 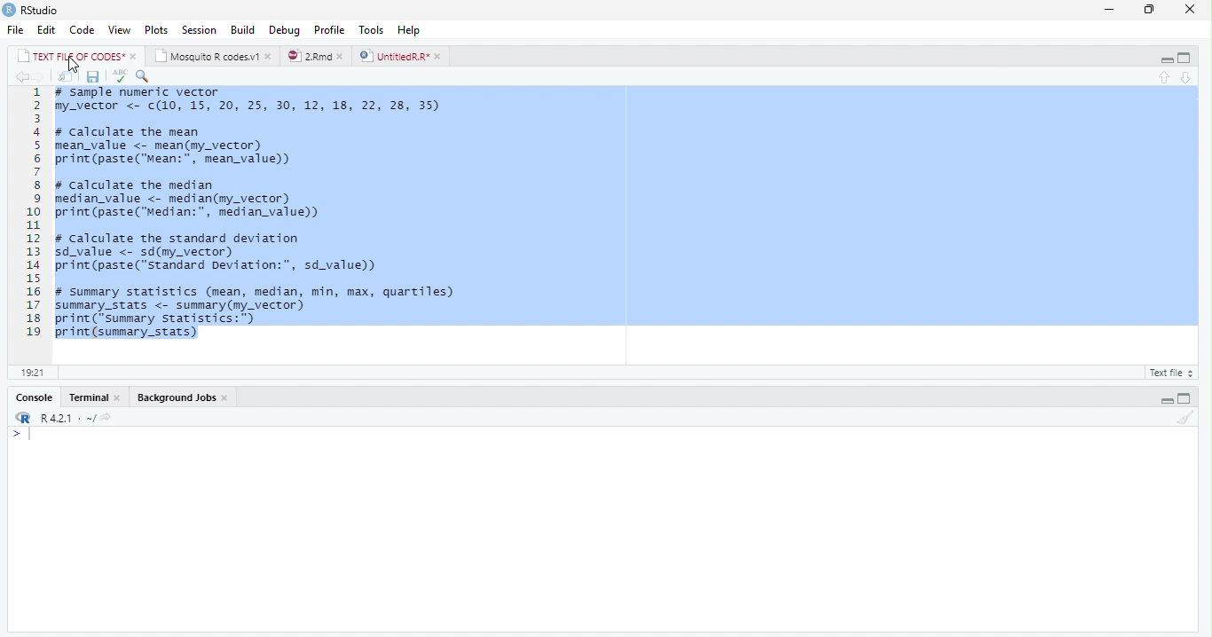 I want to click on cursor, so click(x=75, y=65).